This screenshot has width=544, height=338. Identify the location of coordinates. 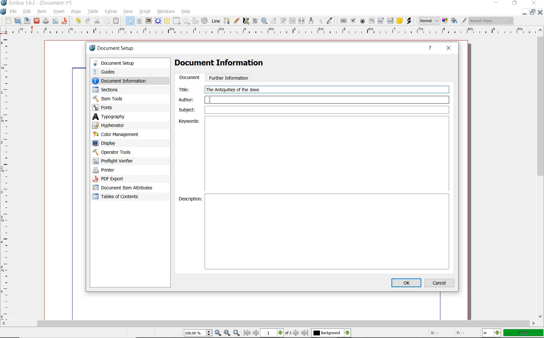
(447, 333).